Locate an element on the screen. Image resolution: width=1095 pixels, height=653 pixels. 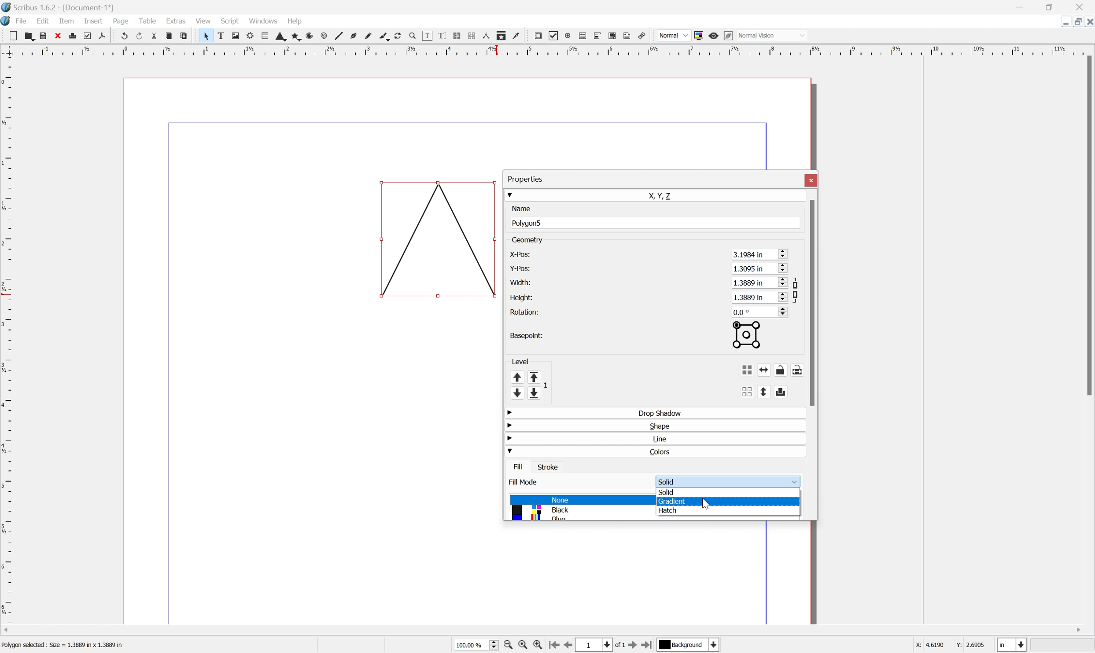
Undo is located at coordinates (122, 34).